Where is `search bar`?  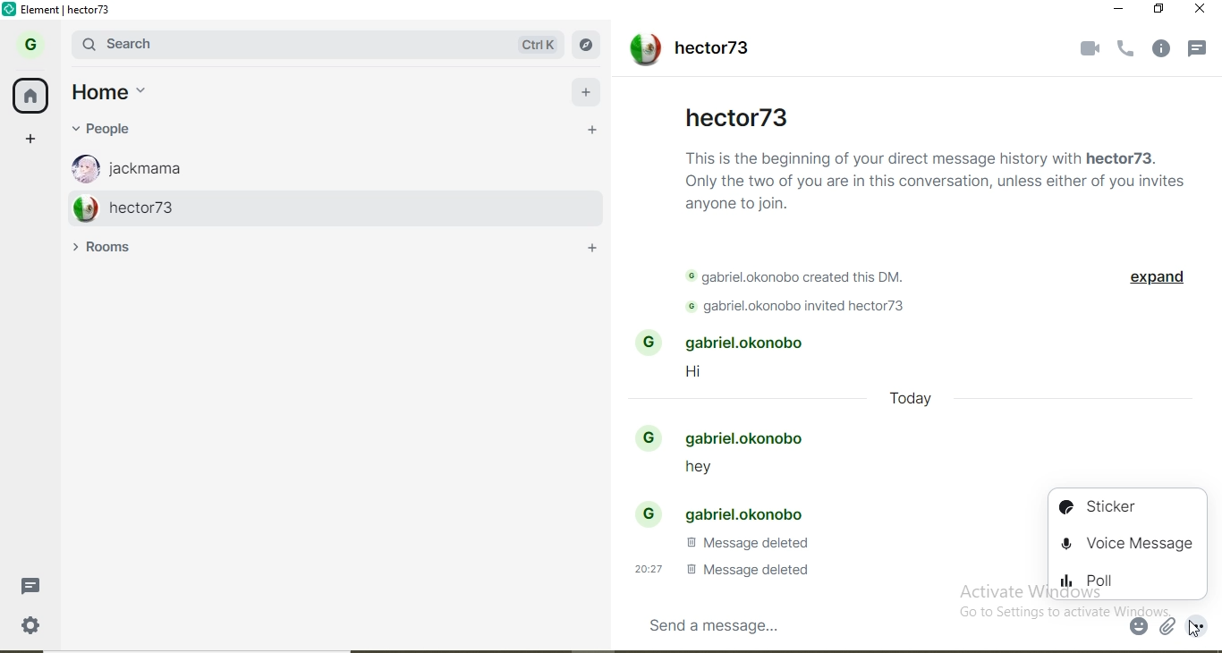 search bar is located at coordinates (275, 44).